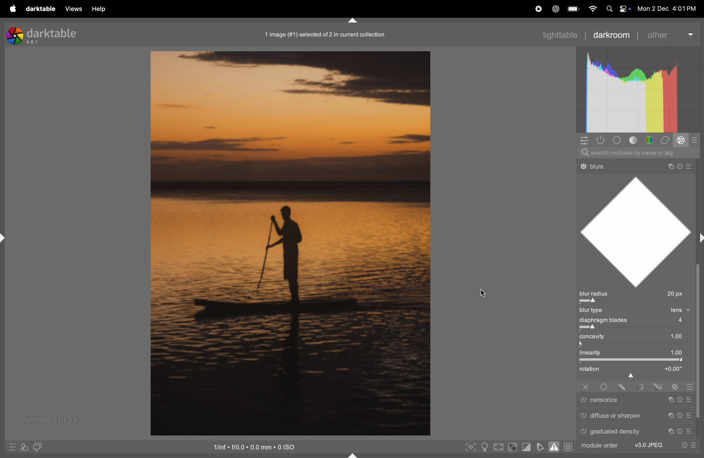  Describe the element at coordinates (639, 230) in the screenshot. I see `shape` at that location.